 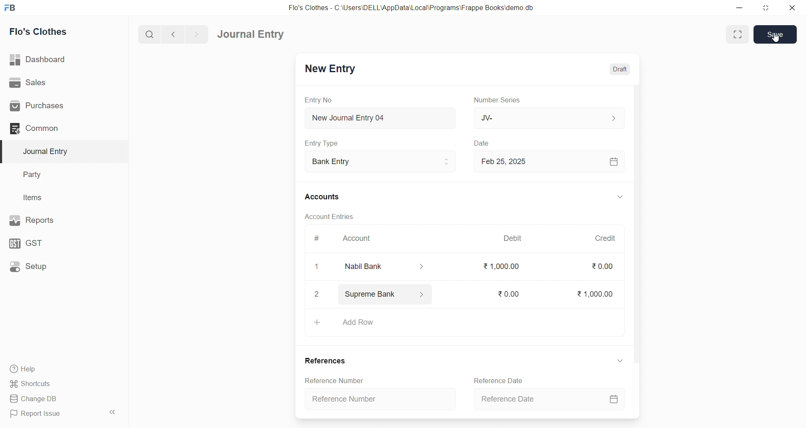 I want to click on Entry Type, so click(x=322, y=143).